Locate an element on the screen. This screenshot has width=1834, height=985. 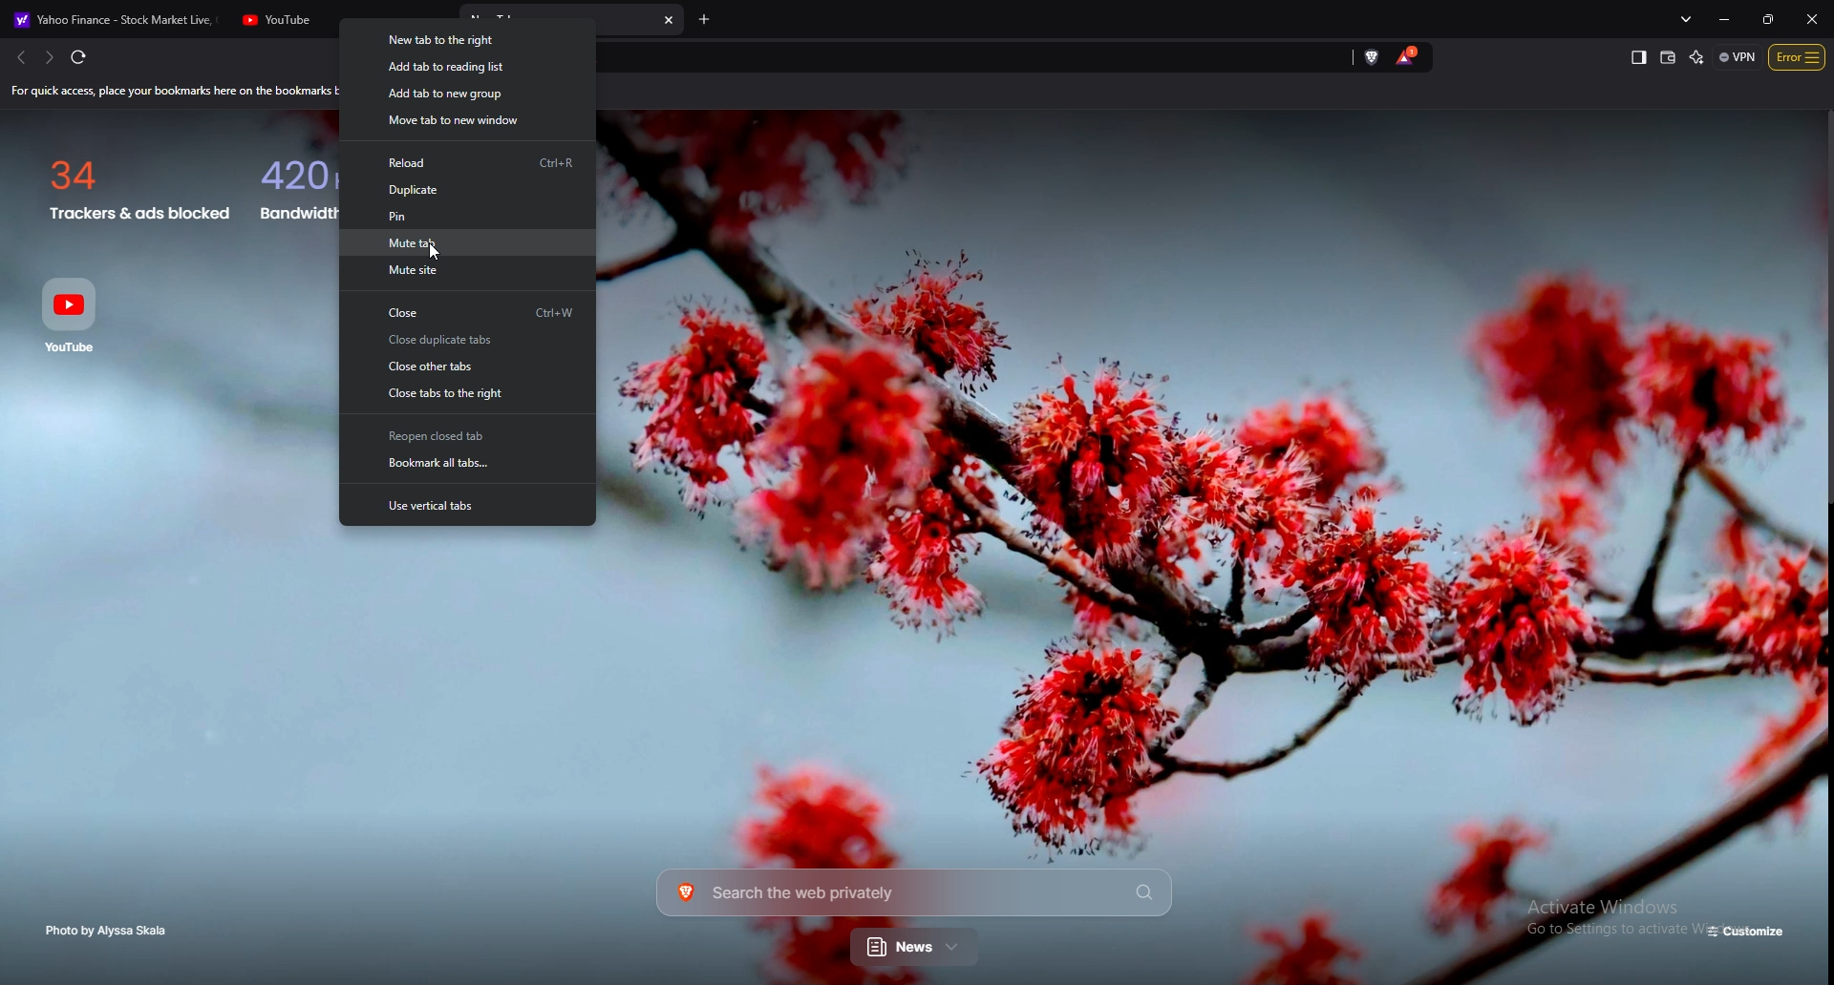
bookmark all tabs is located at coordinates (462, 464).